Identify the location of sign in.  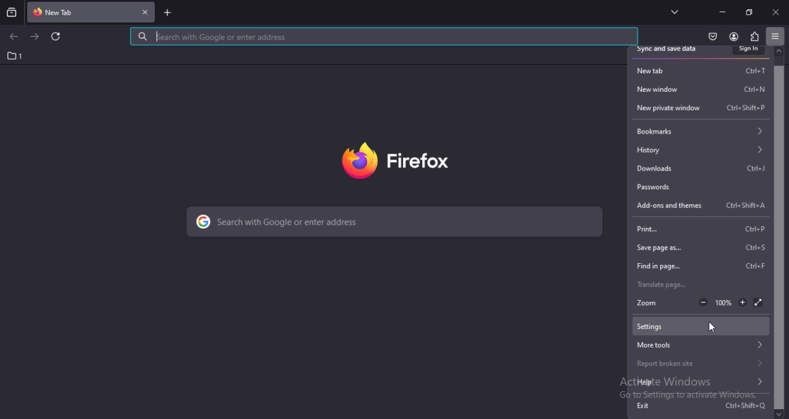
(748, 51).